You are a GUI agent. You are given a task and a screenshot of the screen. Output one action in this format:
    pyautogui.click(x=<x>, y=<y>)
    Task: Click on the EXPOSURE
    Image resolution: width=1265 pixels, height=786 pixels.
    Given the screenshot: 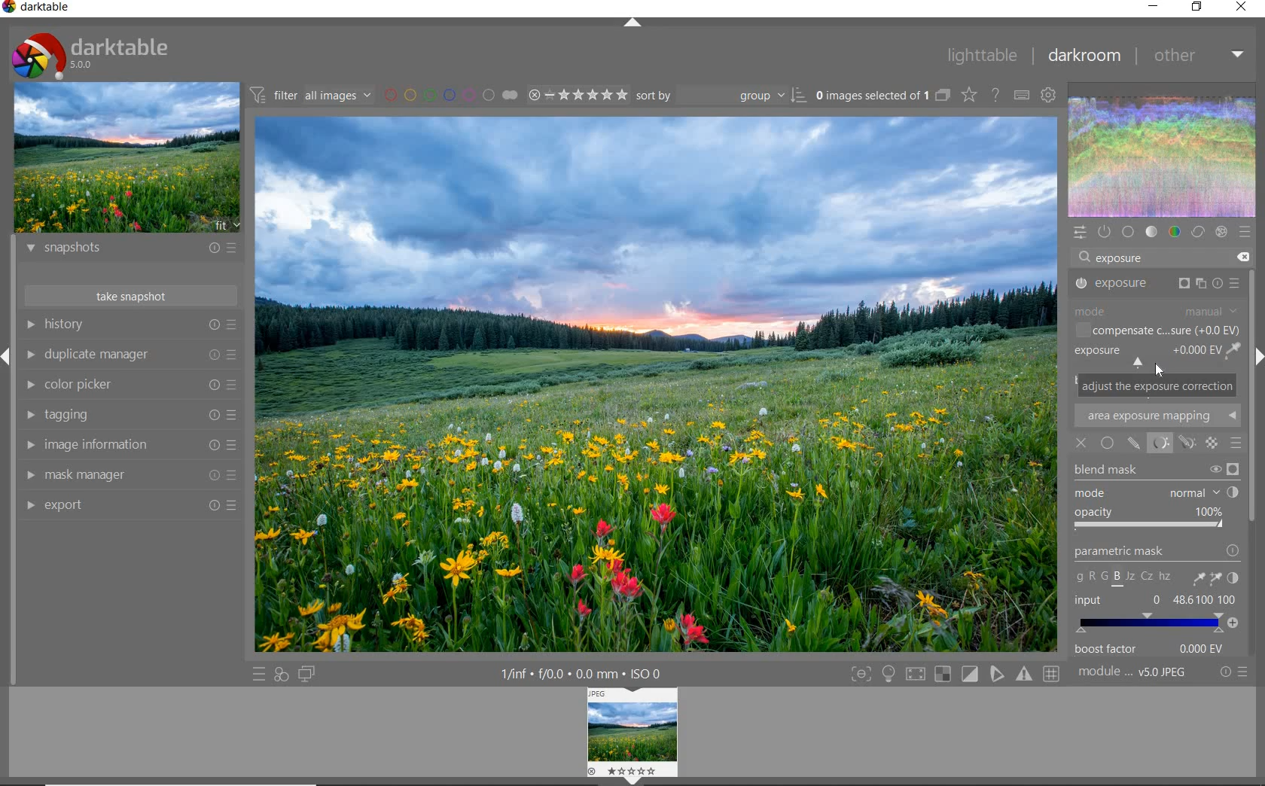 What is the action you would take?
    pyautogui.click(x=1160, y=284)
    